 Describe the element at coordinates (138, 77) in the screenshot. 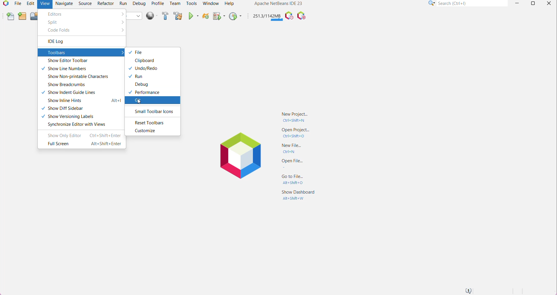

I see `Run` at that location.